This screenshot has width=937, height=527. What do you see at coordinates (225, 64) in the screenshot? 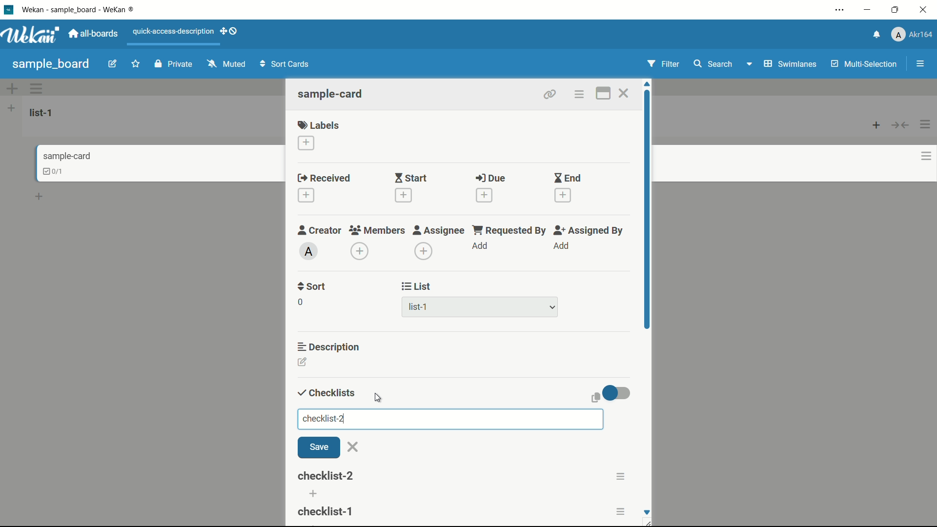
I see `muted` at bounding box center [225, 64].